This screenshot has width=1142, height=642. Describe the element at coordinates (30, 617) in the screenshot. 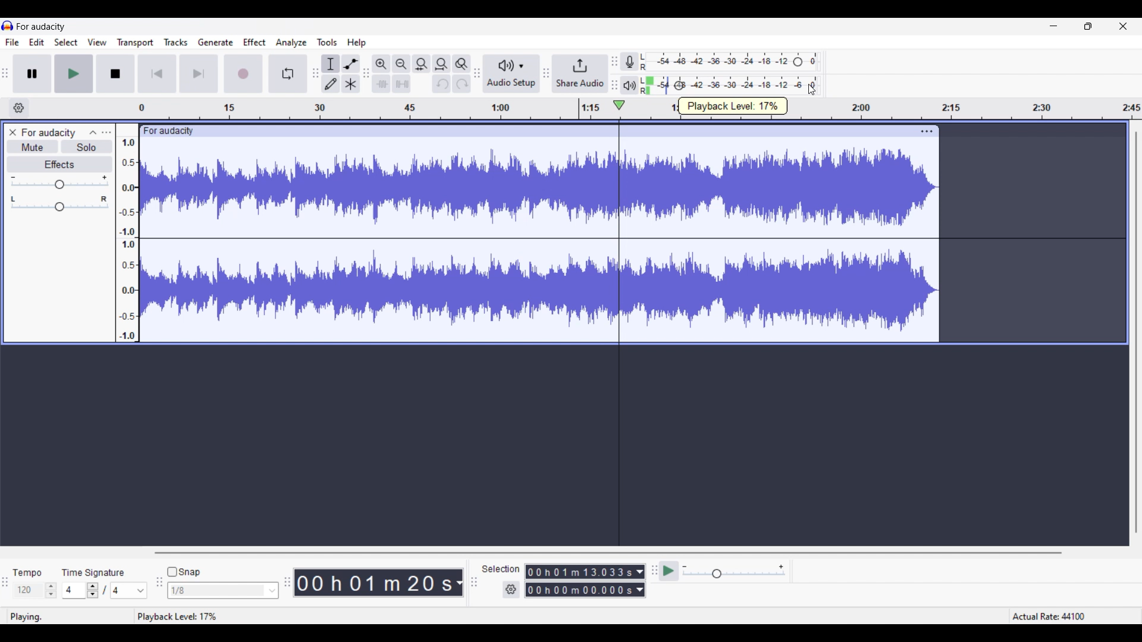

I see `playing` at that location.